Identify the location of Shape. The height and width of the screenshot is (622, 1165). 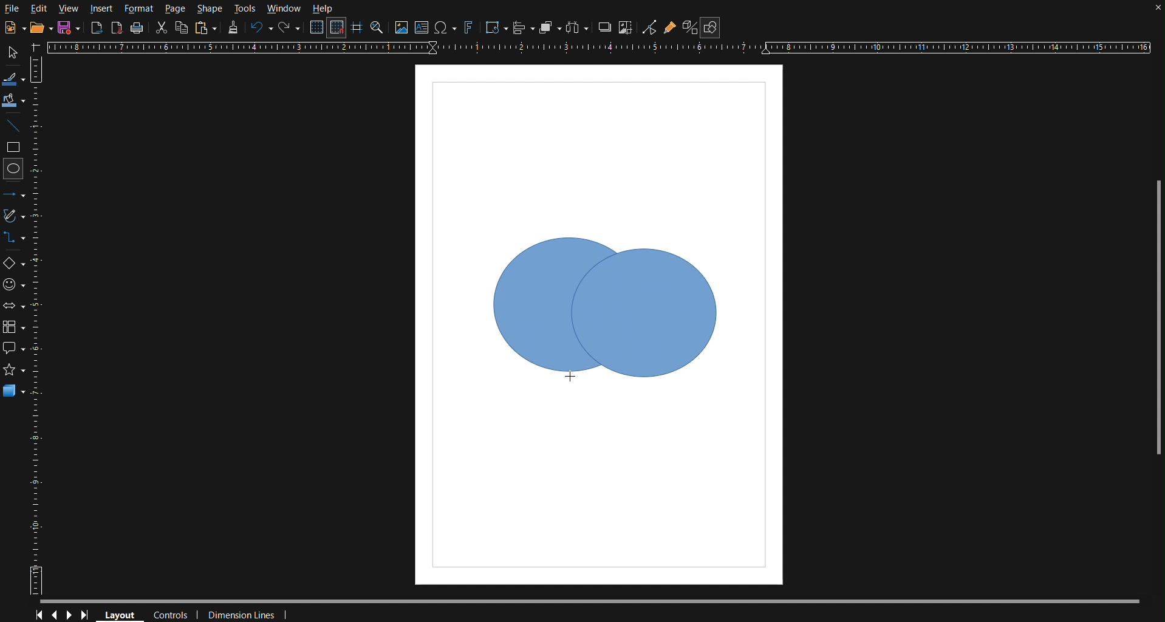
(210, 9).